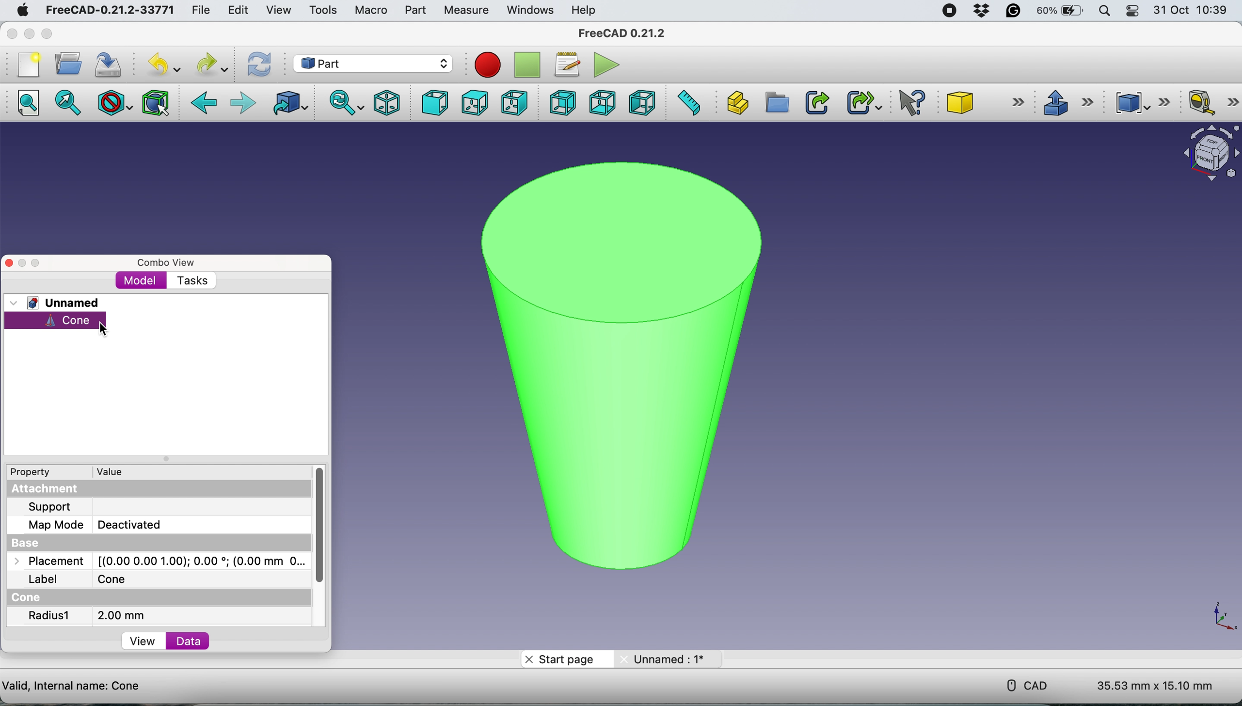 Image resolution: width=1242 pixels, height=706 pixels. Describe the element at coordinates (191, 641) in the screenshot. I see `data` at that location.